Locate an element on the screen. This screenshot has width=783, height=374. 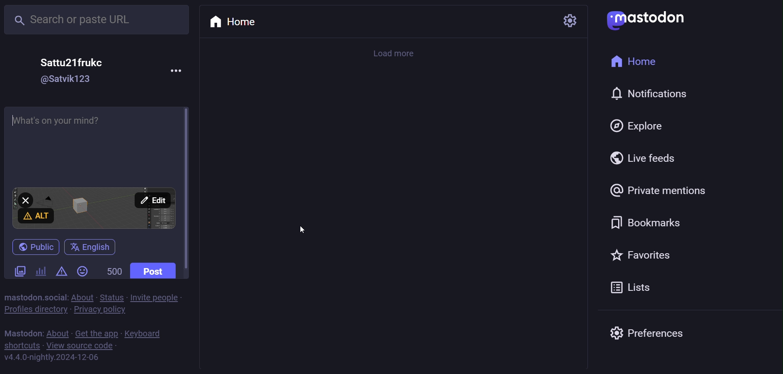
emoji is located at coordinates (83, 271).